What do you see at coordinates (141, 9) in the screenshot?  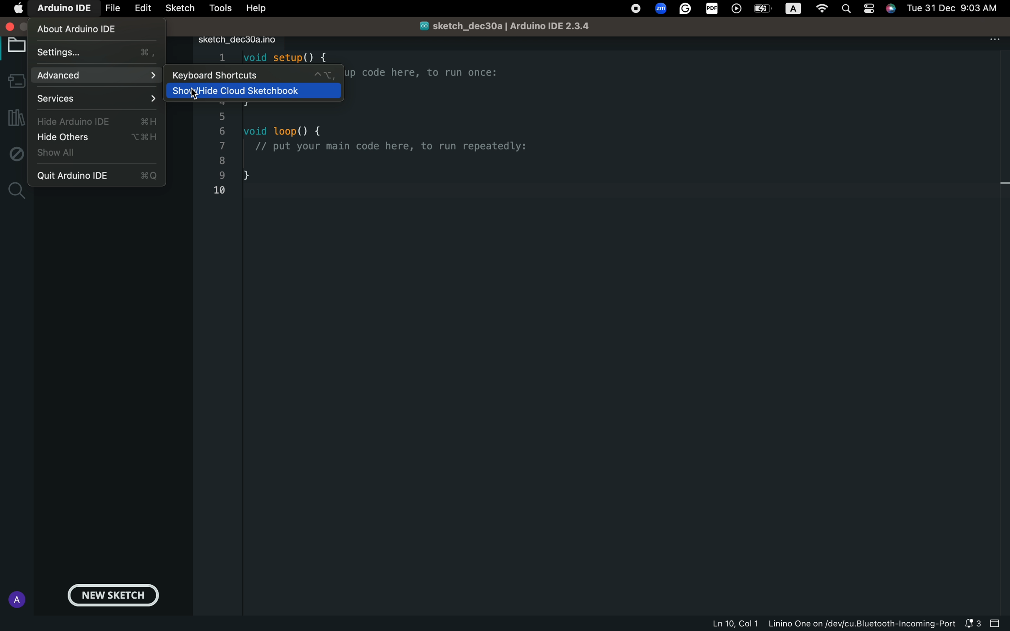 I see `edit` at bounding box center [141, 9].